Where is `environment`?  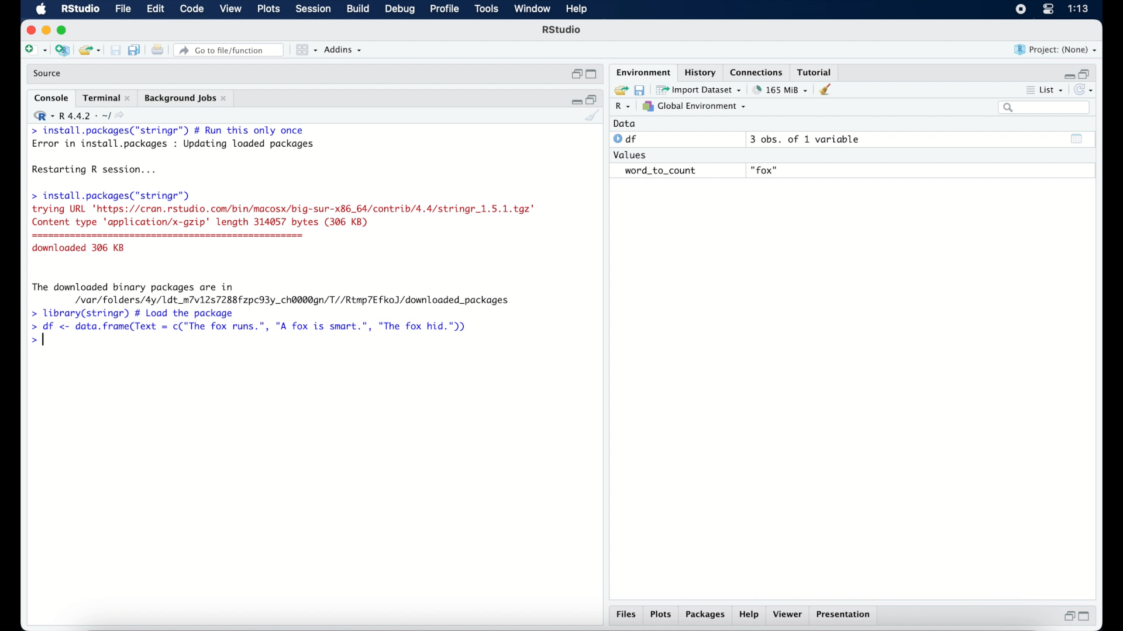
environment is located at coordinates (642, 71).